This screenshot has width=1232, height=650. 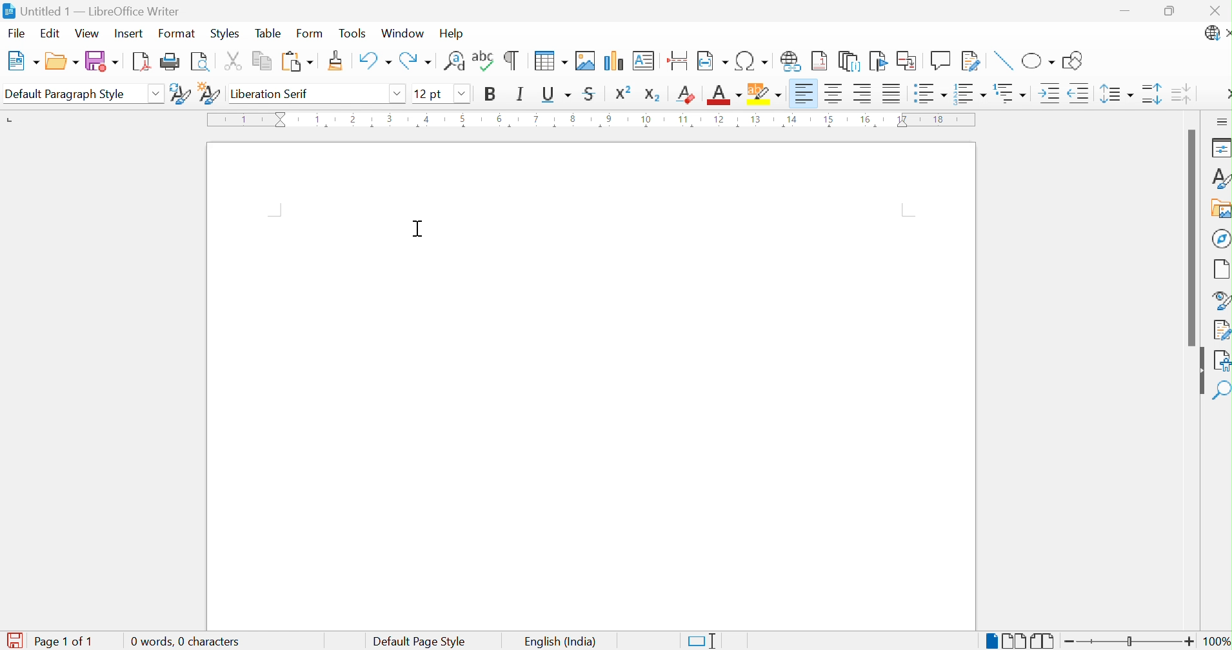 What do you see at coordinates (232, 61) in the screenshot?
I see `Cut` at bounding box center [232, 61].